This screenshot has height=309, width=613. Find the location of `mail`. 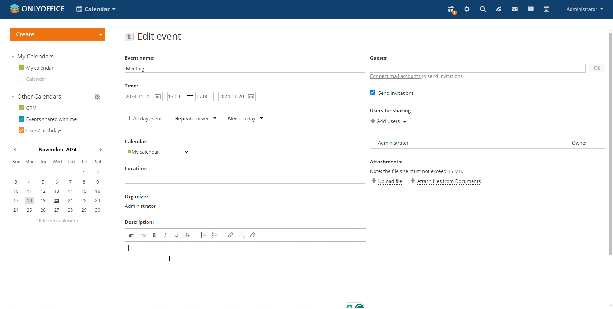

mail is located at coordinates (514, 9).